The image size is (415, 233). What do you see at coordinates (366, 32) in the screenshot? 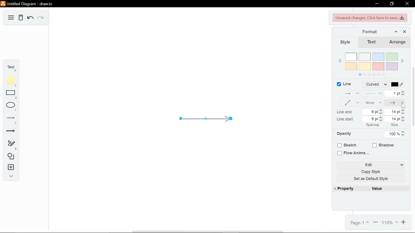
I see `Format` at bounding box center [366, 32].